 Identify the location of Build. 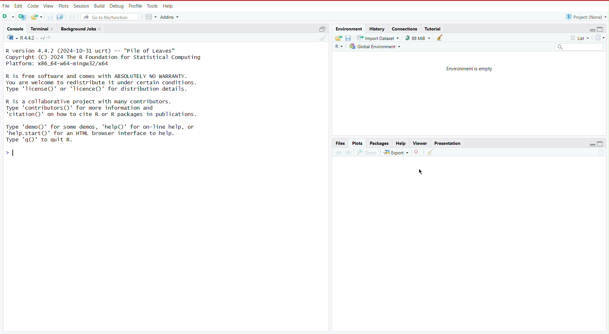
(99, 5).